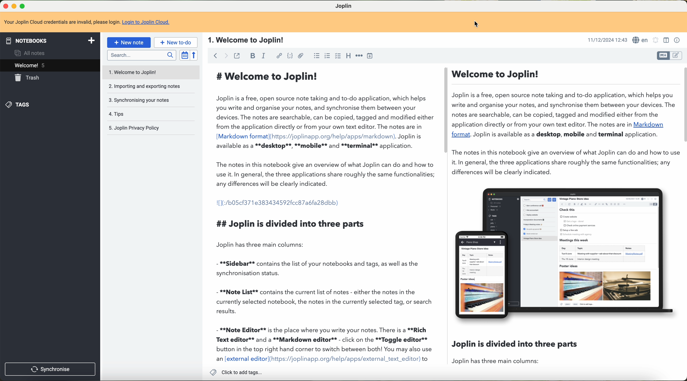 The width and height of the screenshot is (687, 381). What do you see at coordinates (50, 39) in the screenshot?
I see `notebooks` at bounding box center [50, 39].